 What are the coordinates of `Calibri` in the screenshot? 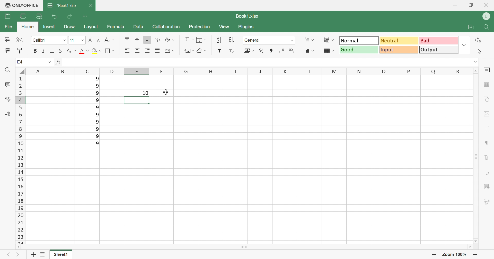 It's located at (40, 40).